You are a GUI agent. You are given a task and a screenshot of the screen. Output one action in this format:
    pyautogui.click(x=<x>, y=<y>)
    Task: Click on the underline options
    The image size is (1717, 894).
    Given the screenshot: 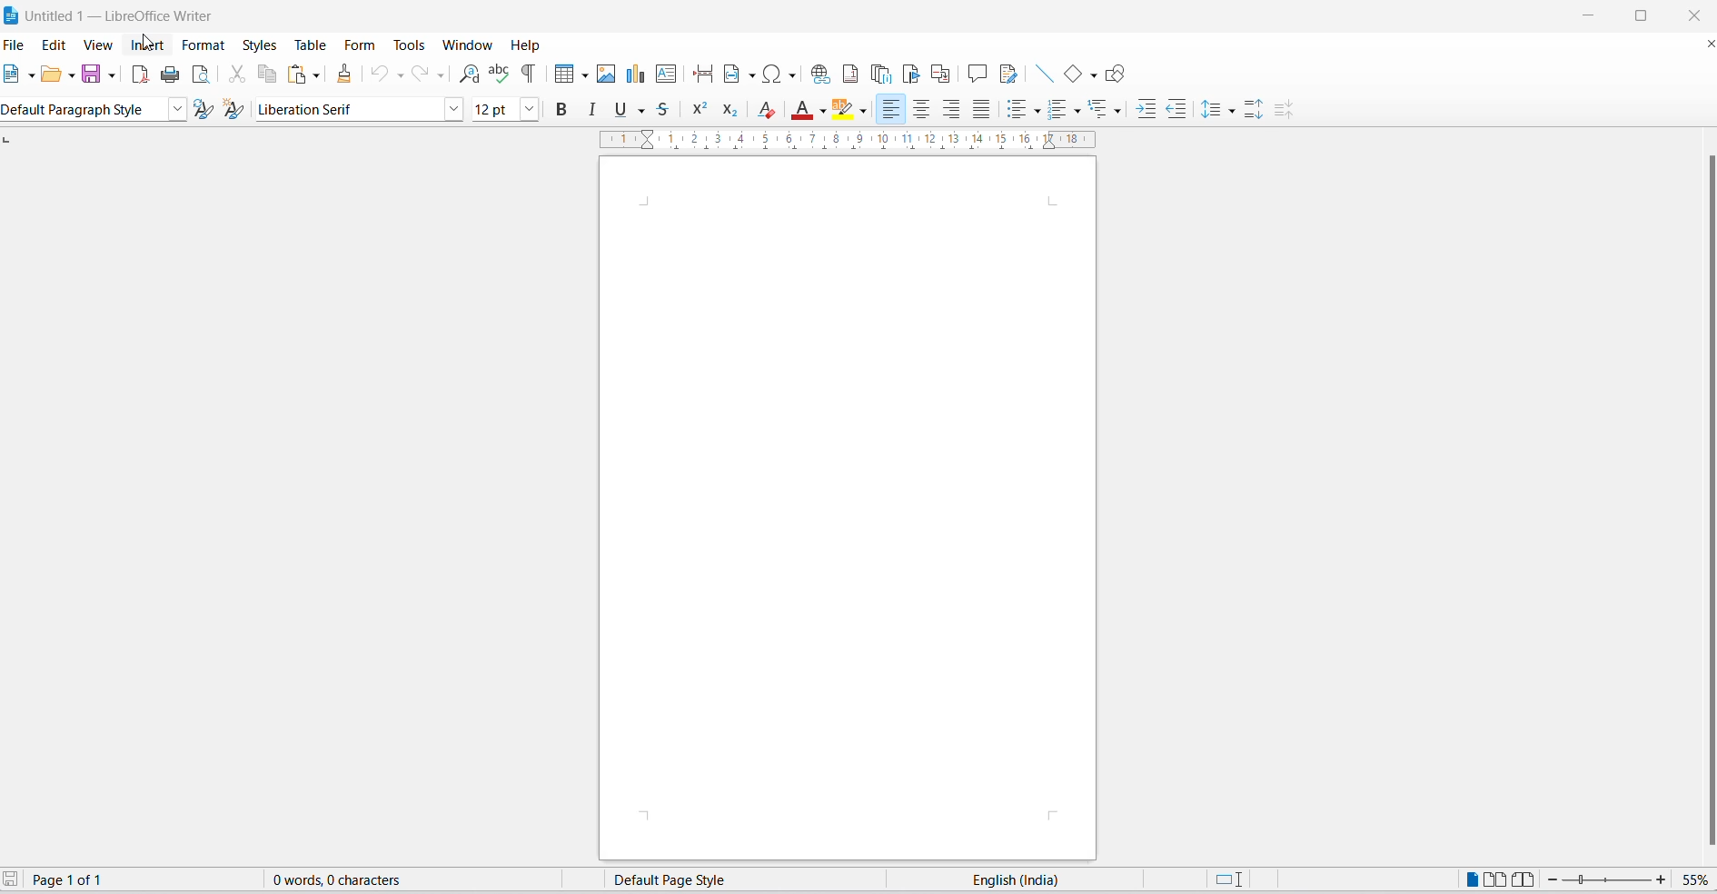 What is the action you would take?
    pyautogui.click(x=641, y=111)
    